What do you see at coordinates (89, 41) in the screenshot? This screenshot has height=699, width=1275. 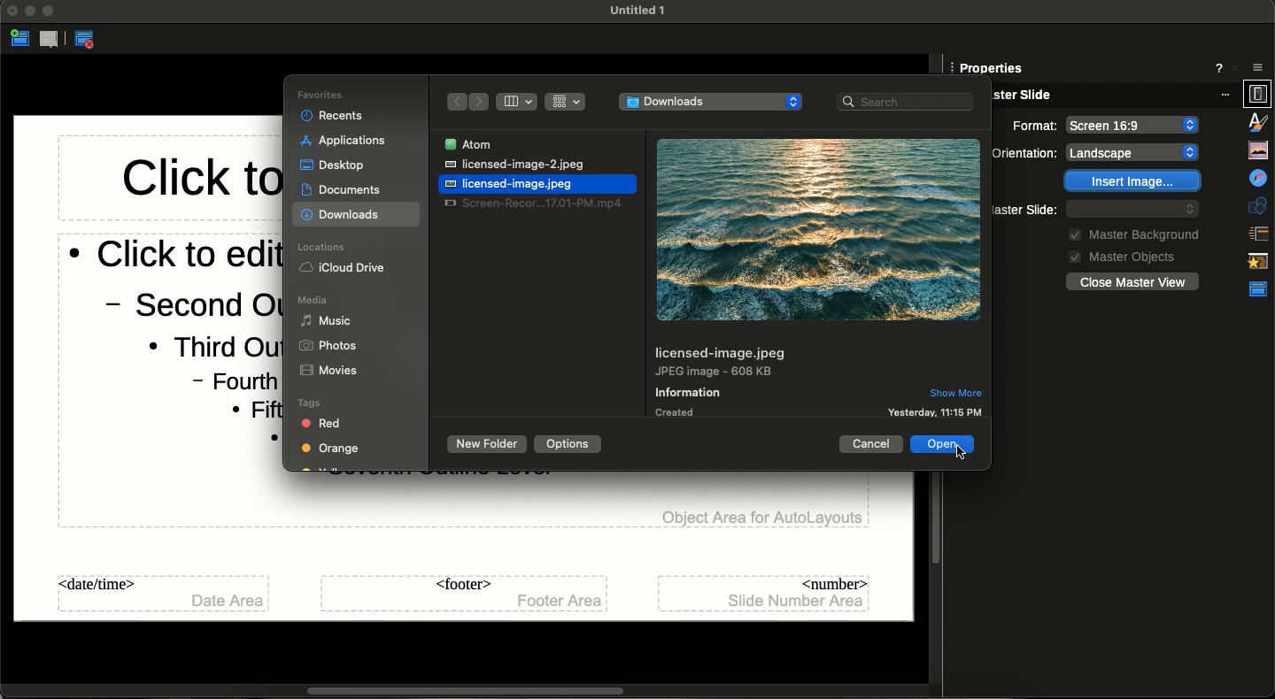 I see `Close master view` at bounding box center [89, 41].